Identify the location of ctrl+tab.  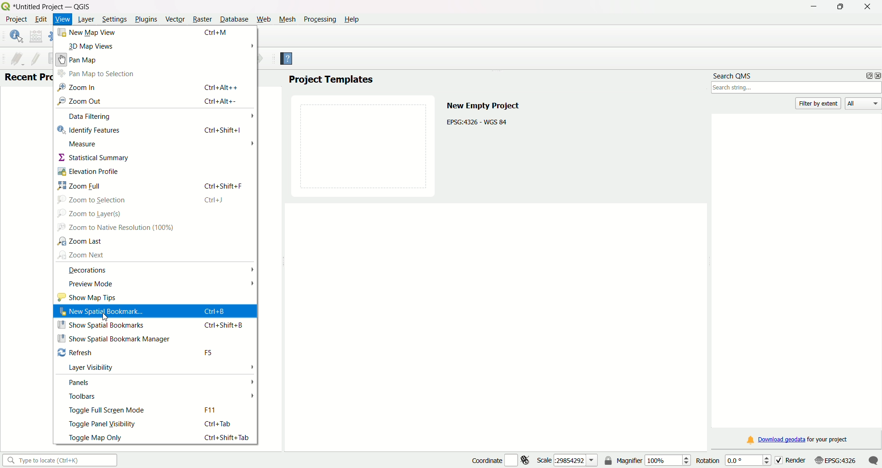
(220, 424).